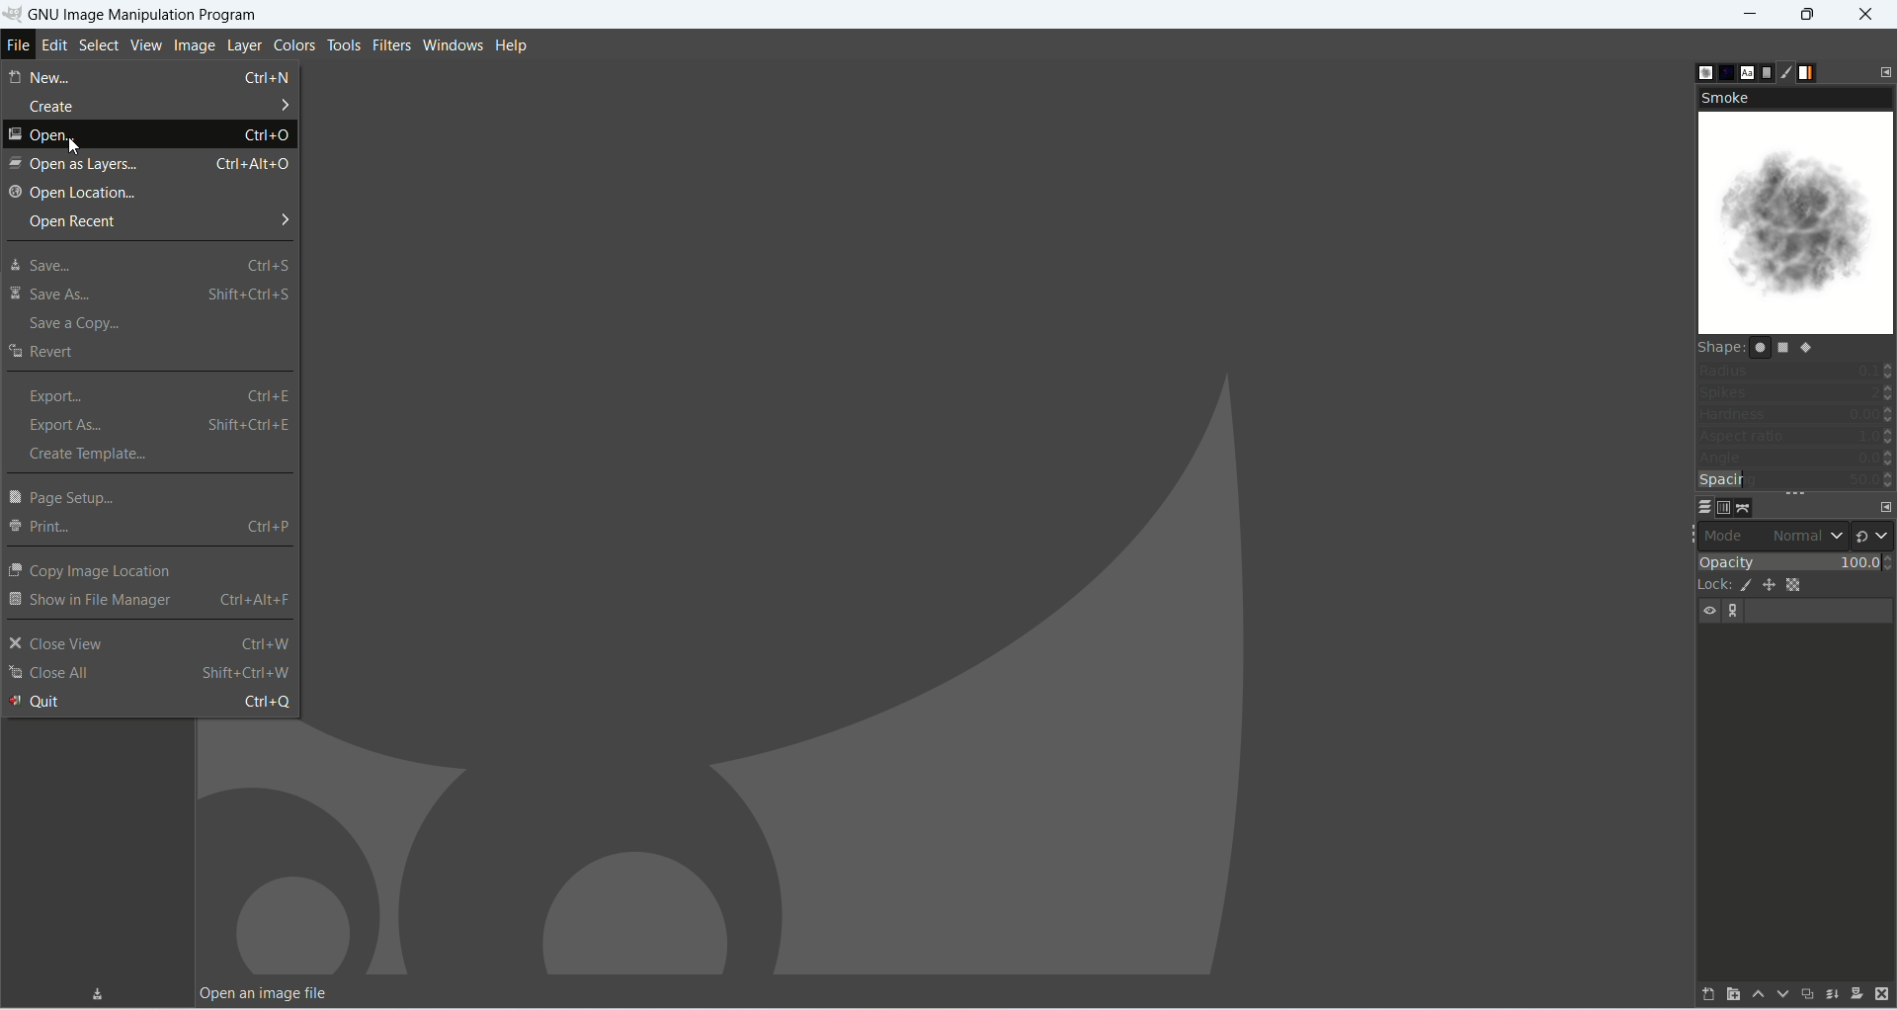 This screenshot has width=1897, height=1010. I want to click on new, so click(151, 76).